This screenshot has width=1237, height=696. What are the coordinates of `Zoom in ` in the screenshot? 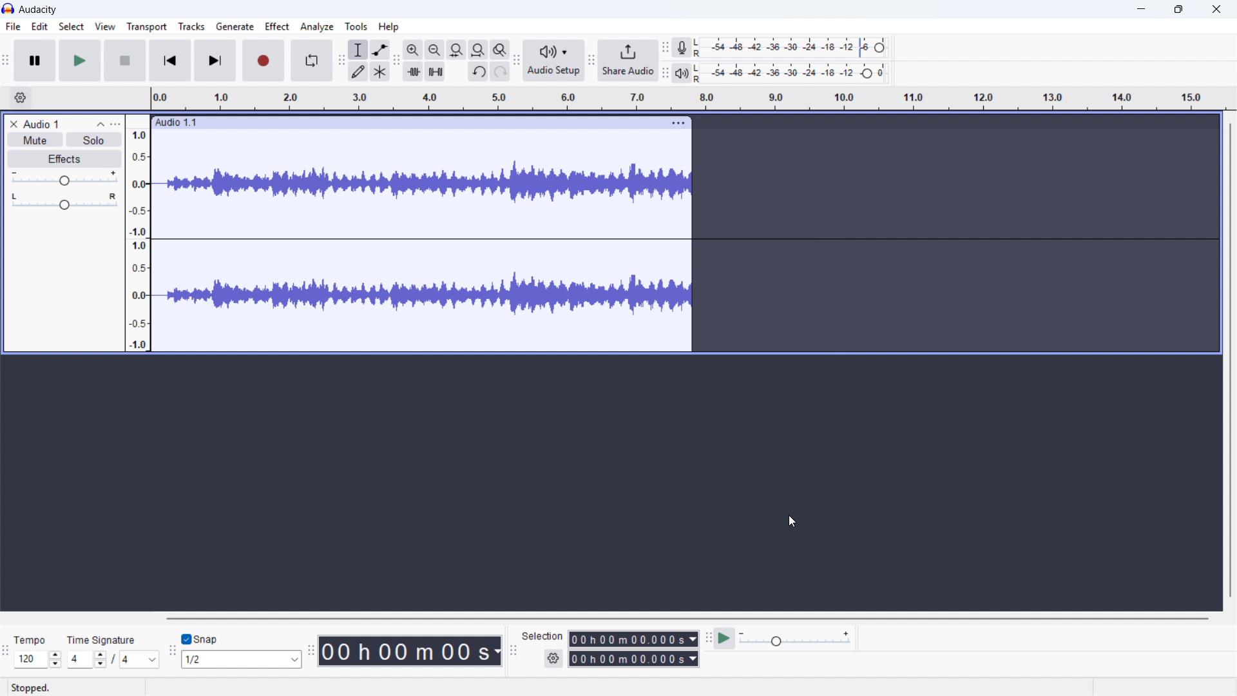 It's located at (413, 49).